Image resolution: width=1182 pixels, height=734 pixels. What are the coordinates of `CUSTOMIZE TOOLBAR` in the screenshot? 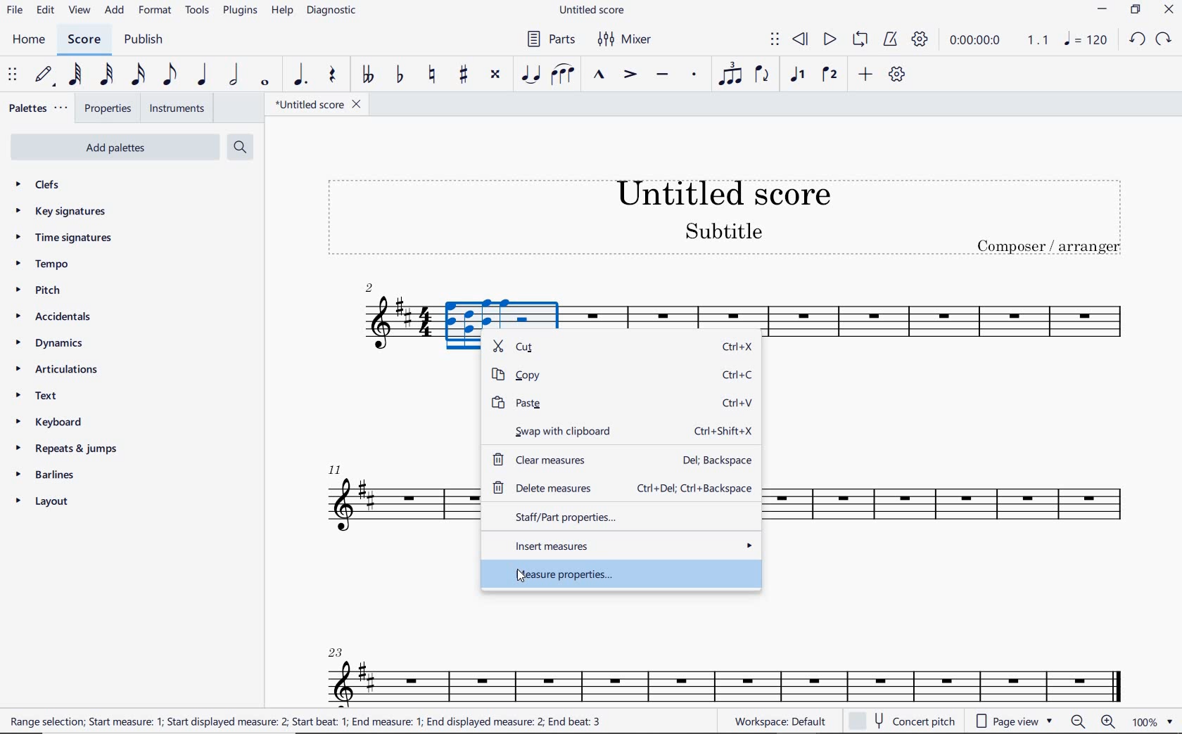 It's located at (897, 75).